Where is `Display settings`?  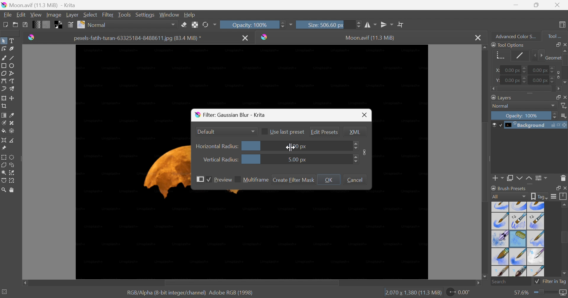 Display settings is located at coordinates (555, 196).